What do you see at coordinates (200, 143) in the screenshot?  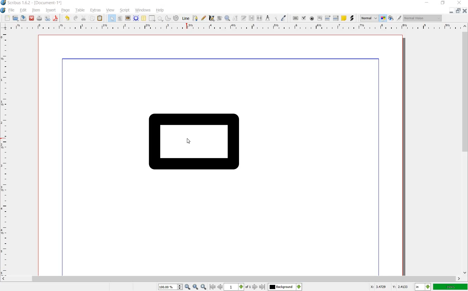 I see `Framed bolded rectangle` at bounding box center [200, 143].